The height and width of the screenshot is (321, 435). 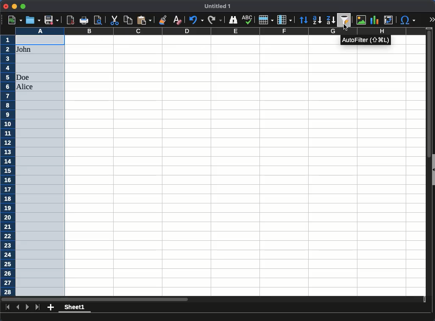 What do you see at coordinates (248, 20) in the screenshot?
I see `spell check` at bounding box center [248, 20].